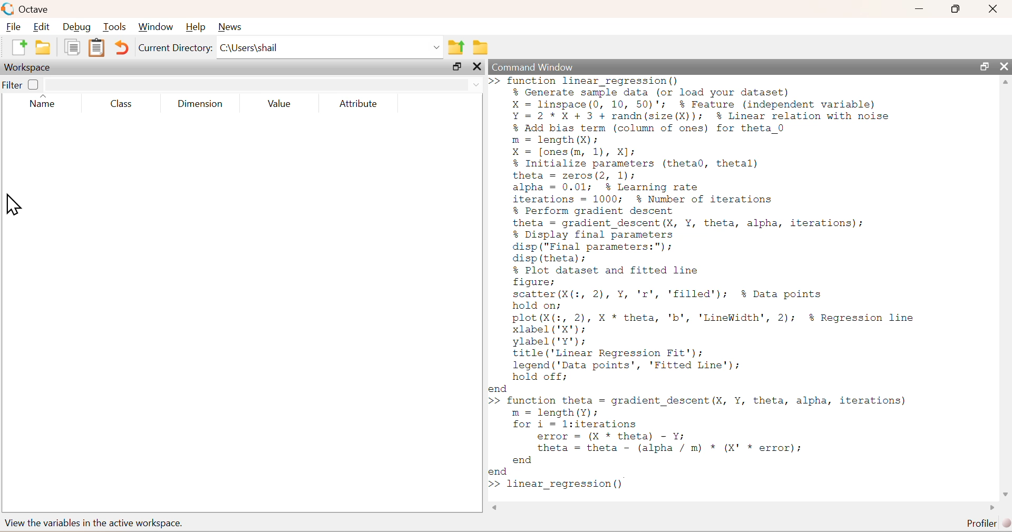  I want to click on Debug, so click(77, 26).